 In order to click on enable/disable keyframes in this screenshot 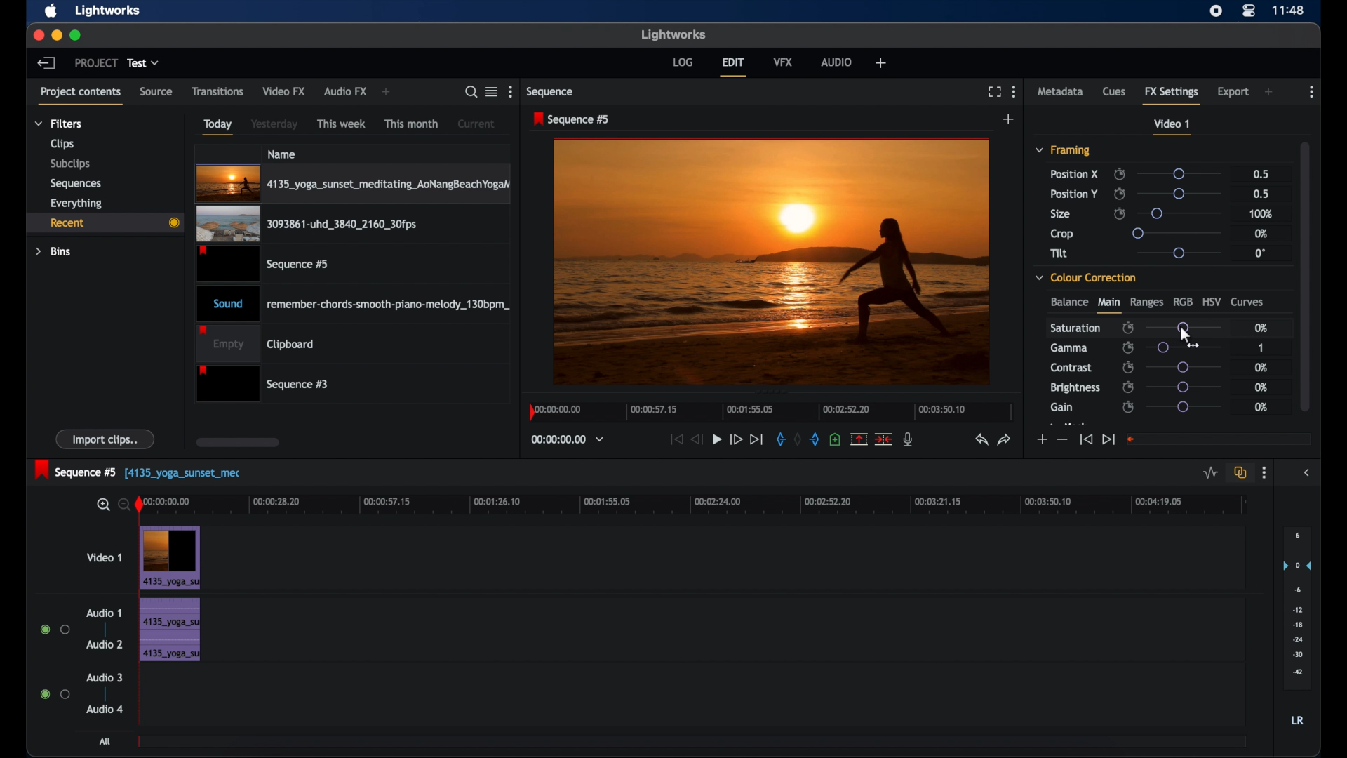, I will do `click(1127, 407)`.